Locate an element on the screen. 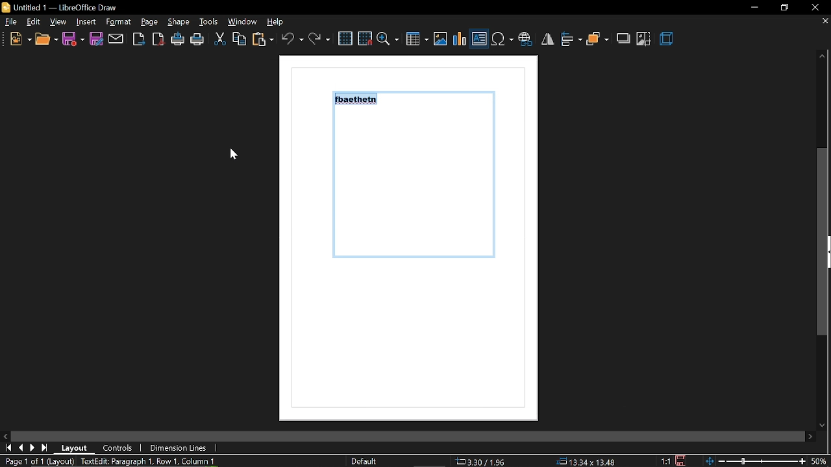 This screenshot has height=467, width=831. export as pdf is located at coordinates (158, 39).